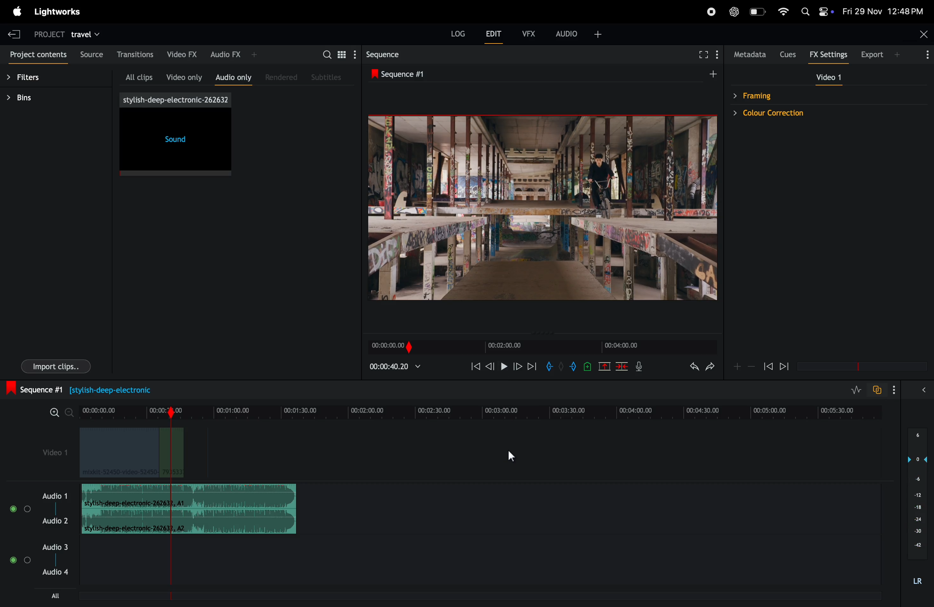 This screenshot has width=934, height=607. What do you see at coordinates (27, 509) in the screenshot?
I see `Toggle` at bounding box center [27, 509].